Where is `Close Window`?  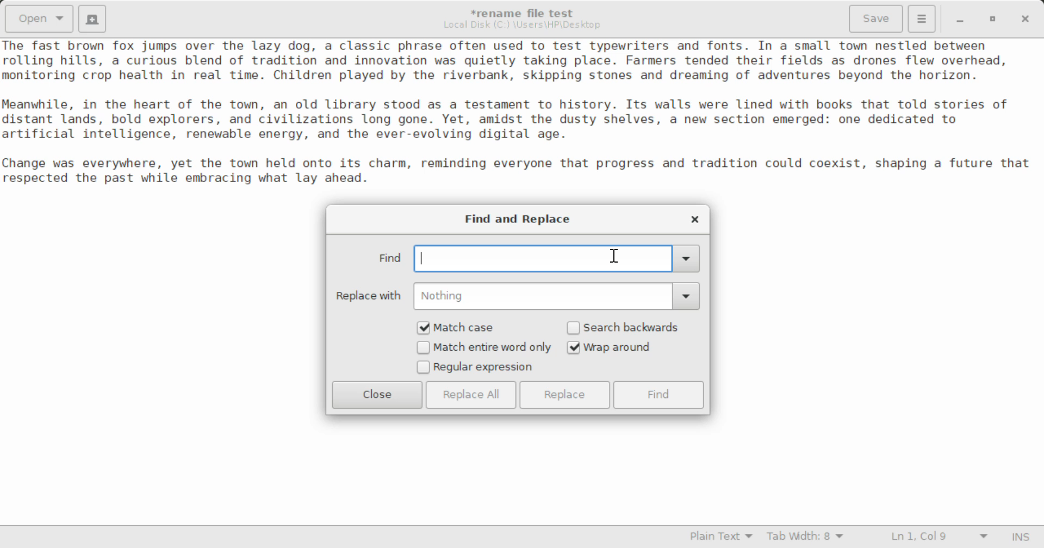 Close Window is located at coordinates (693, 219).